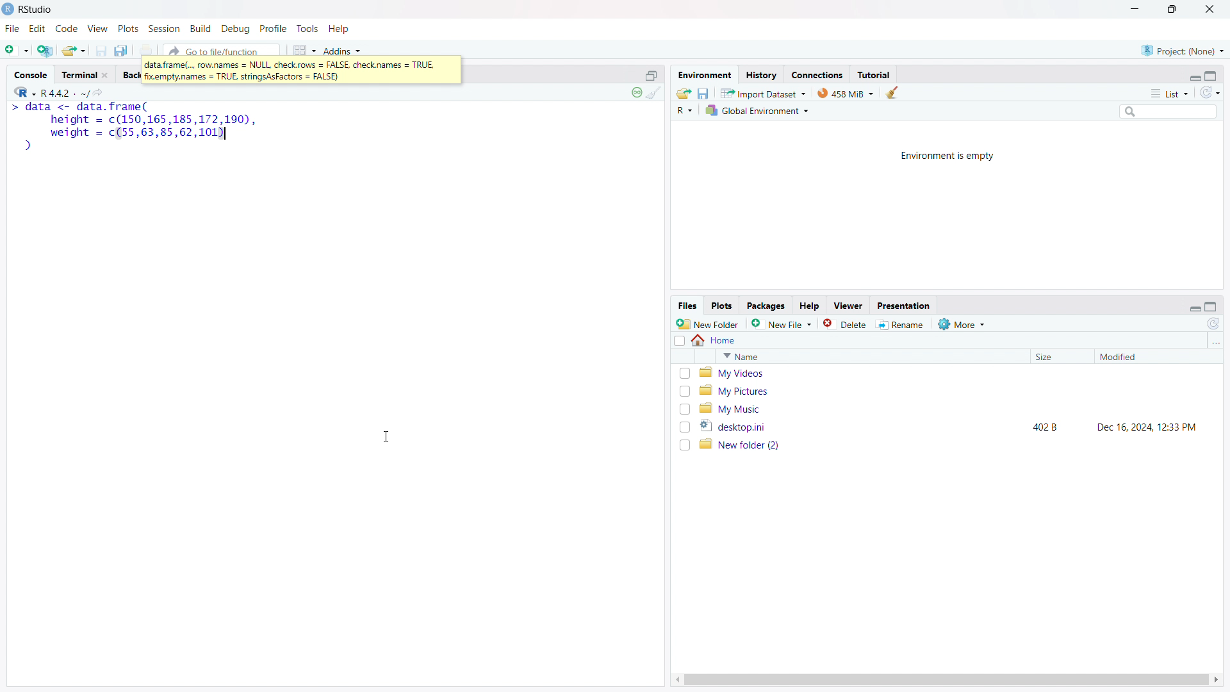 The image size is (1230, 692). What do you see at coordinates (128, 29) in the screenshot?
I see `plots` at bounding box center [128, 29].